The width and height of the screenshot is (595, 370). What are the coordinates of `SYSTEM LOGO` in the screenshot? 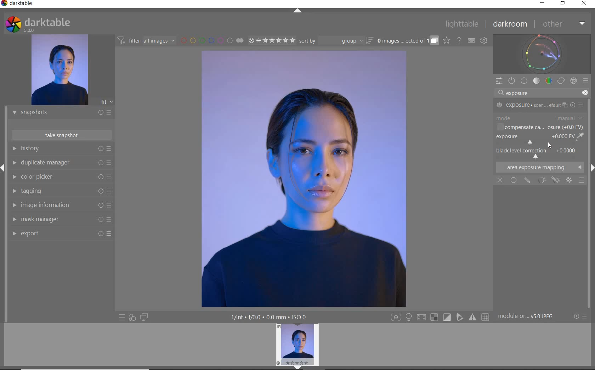 It's located at (38, 24).